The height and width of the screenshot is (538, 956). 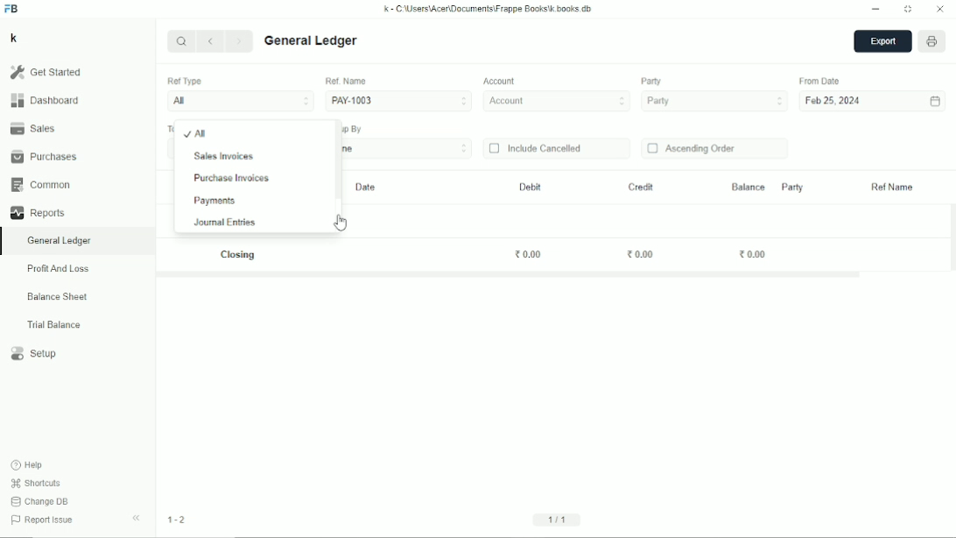 I want to click on Export, so click(x=882, y=42).